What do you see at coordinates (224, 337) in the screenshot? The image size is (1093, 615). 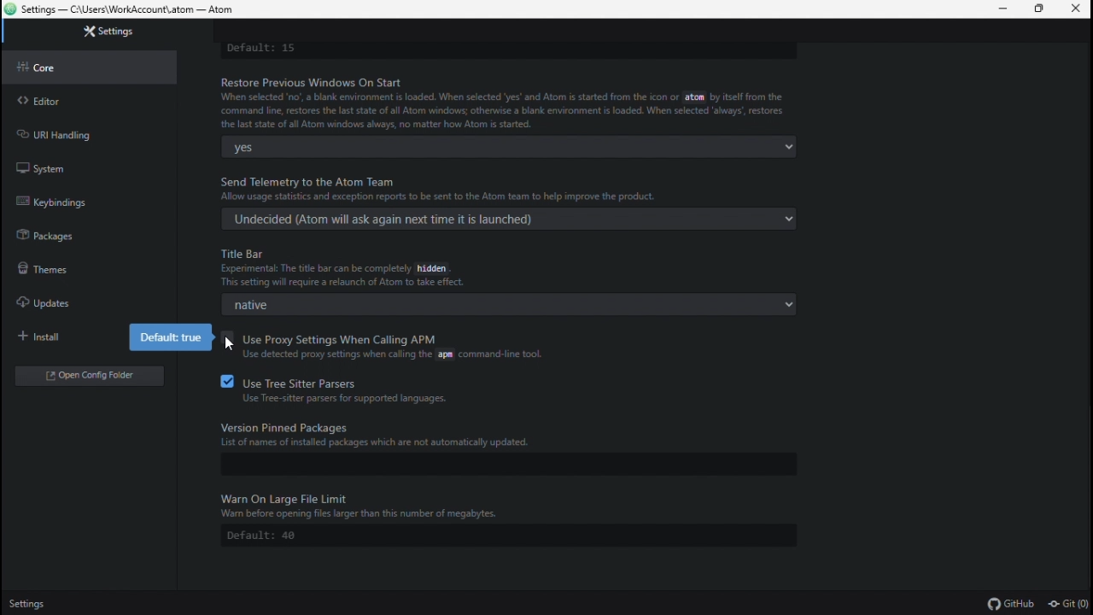 I see `checkbox` at bounding box center [224, 337].